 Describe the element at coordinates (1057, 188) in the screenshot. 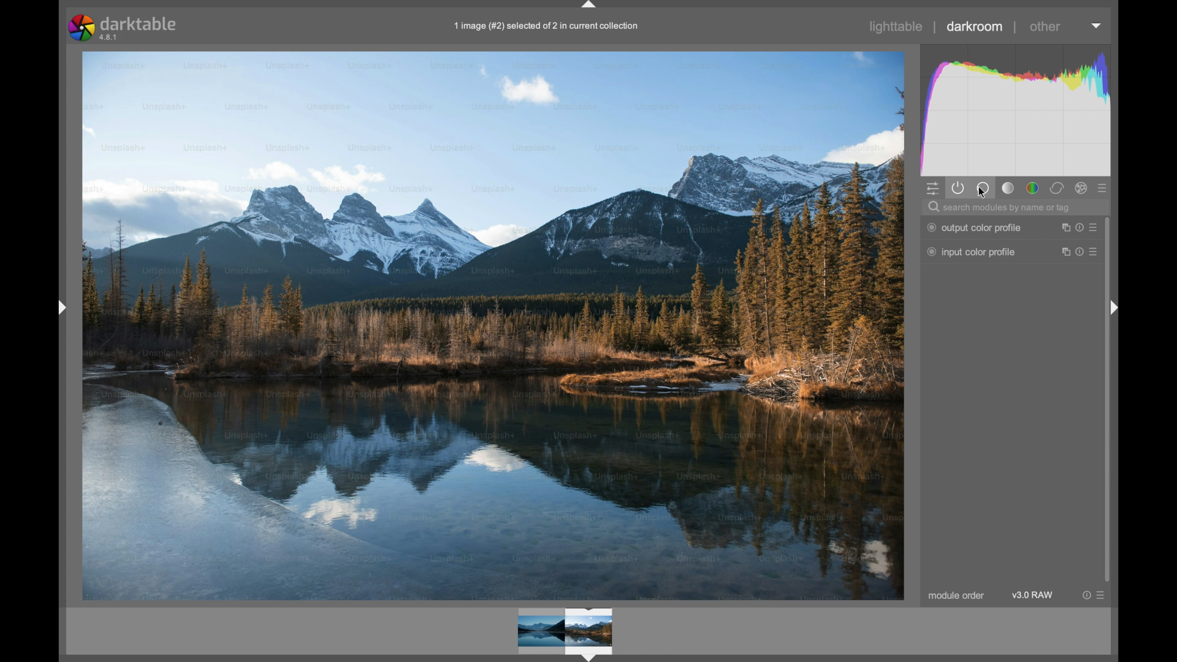

I see `corrector` at that location.